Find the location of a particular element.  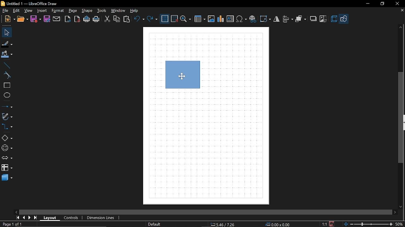

zoom is located at coordinates (186, 19).